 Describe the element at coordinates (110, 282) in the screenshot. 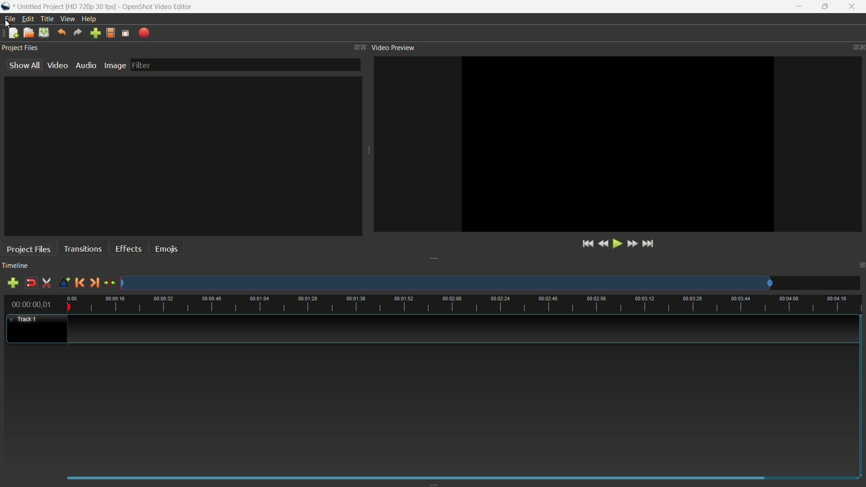

I see `center the timeline on the playhead` at that location.